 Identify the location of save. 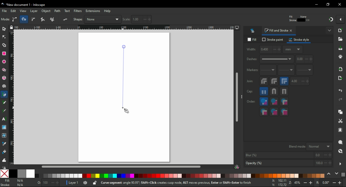
(341, 48).